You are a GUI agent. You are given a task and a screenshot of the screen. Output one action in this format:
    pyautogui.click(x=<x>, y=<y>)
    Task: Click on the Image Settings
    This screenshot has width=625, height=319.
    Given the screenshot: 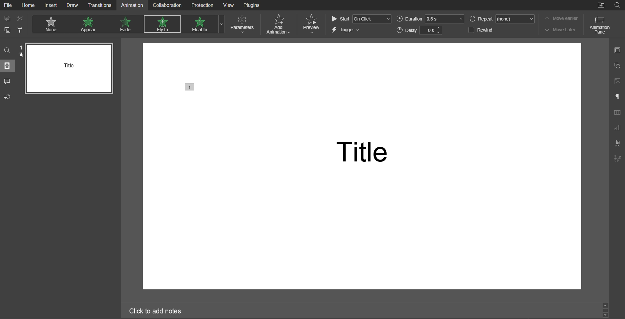 What is the action you would take?
    pyautogui.click(x=617, y=82)
    